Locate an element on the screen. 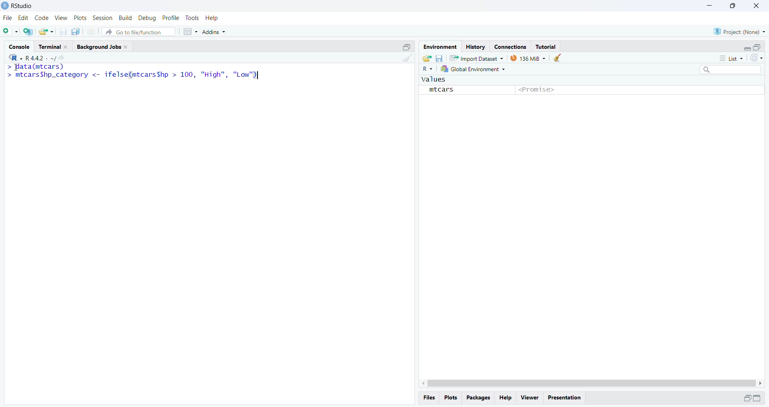  Tools is located at coordinates (192, 18).